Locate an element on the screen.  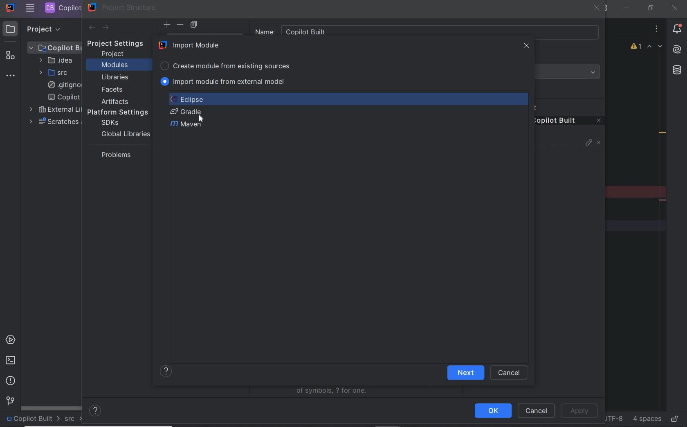
add is located at coordinates (167, 25).